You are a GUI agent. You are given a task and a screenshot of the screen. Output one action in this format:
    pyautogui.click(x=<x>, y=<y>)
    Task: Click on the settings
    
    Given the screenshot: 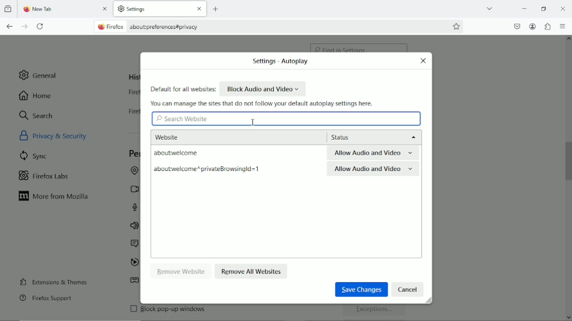 What is the action you would take?
    pyautogui.click(x=144, y=9)
    